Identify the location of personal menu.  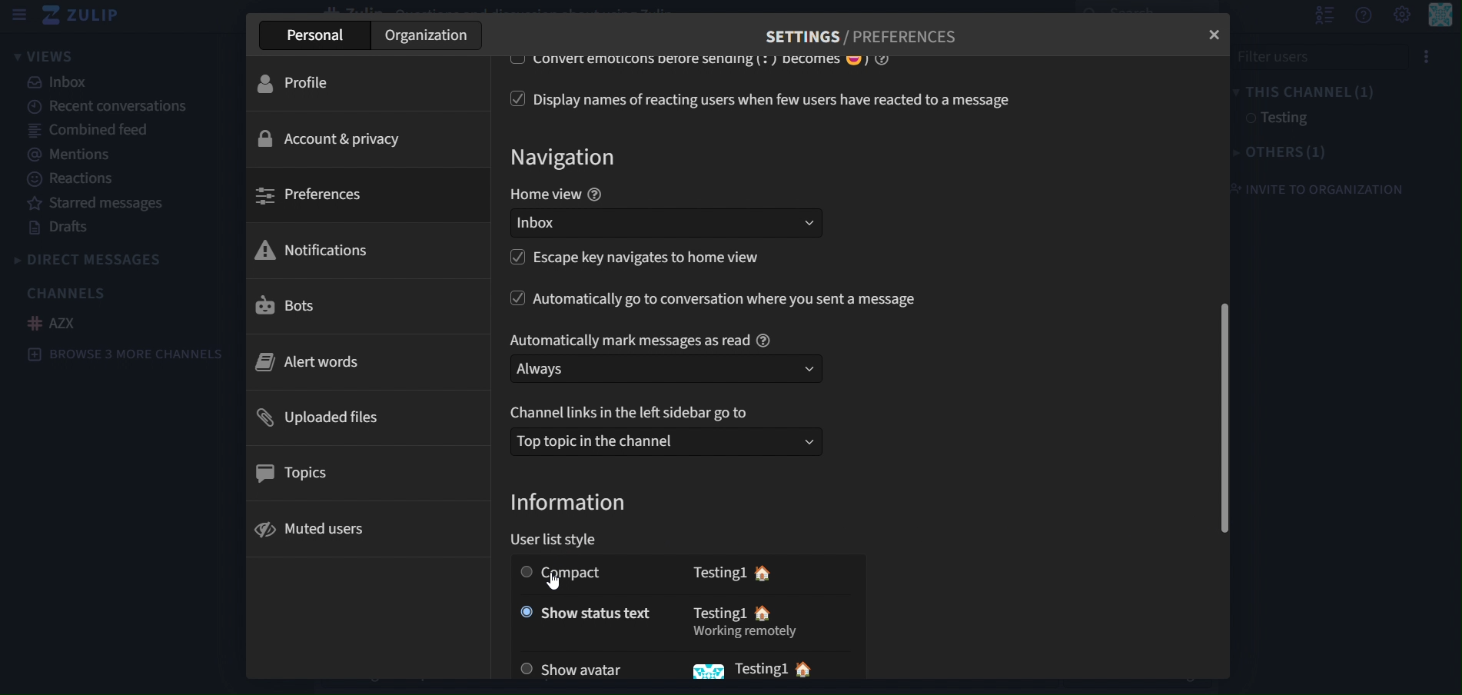
(1439, 21).